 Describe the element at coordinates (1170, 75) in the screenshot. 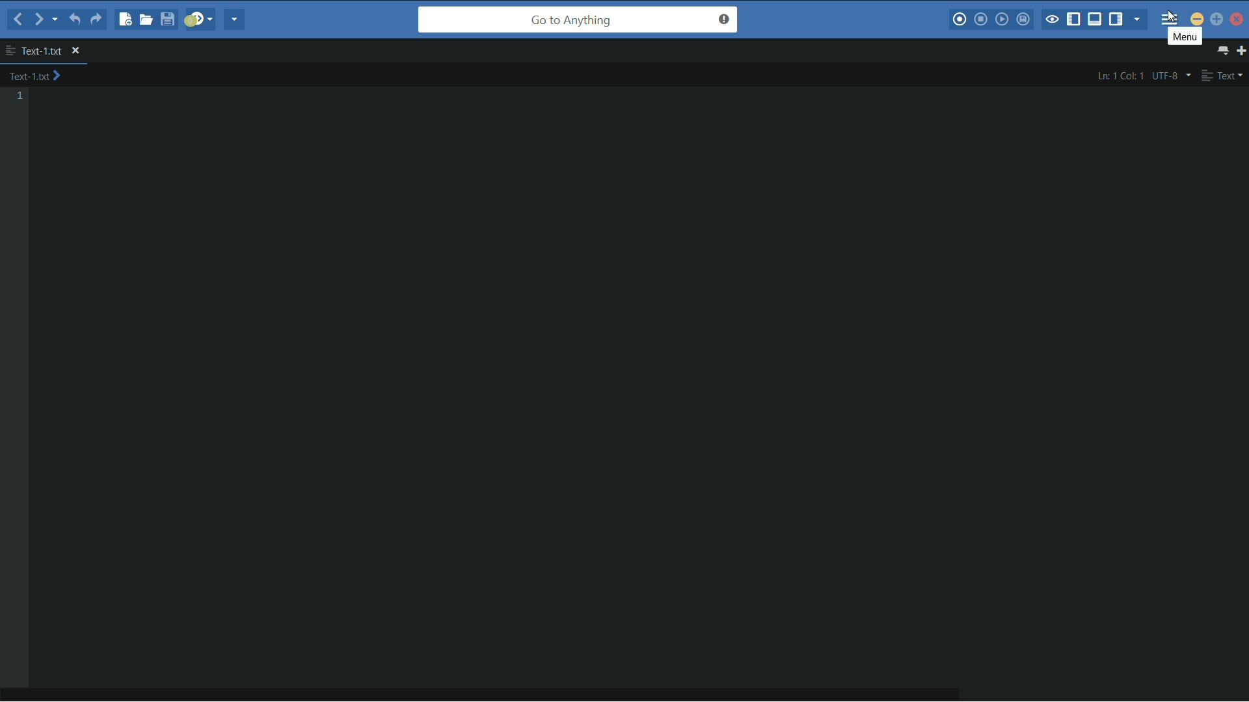

I see `UTF-8` at that location.